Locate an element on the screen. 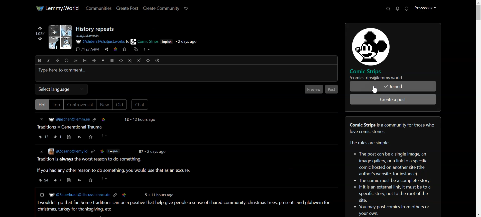 The image size is (481, 217). Save is located at coordinates (90, 180).